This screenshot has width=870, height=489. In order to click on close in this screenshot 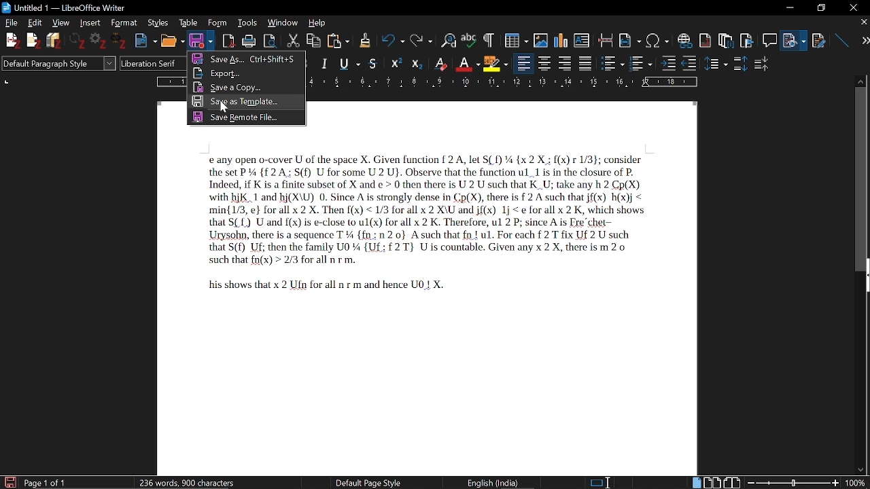, I will do `click(863, 23)`.